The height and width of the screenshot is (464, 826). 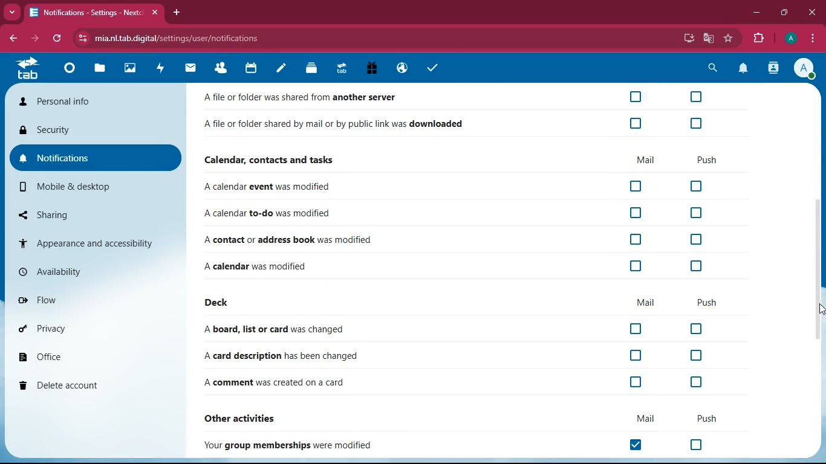 I want to click on vertical Scrollbar, so click(x=818, y=271).